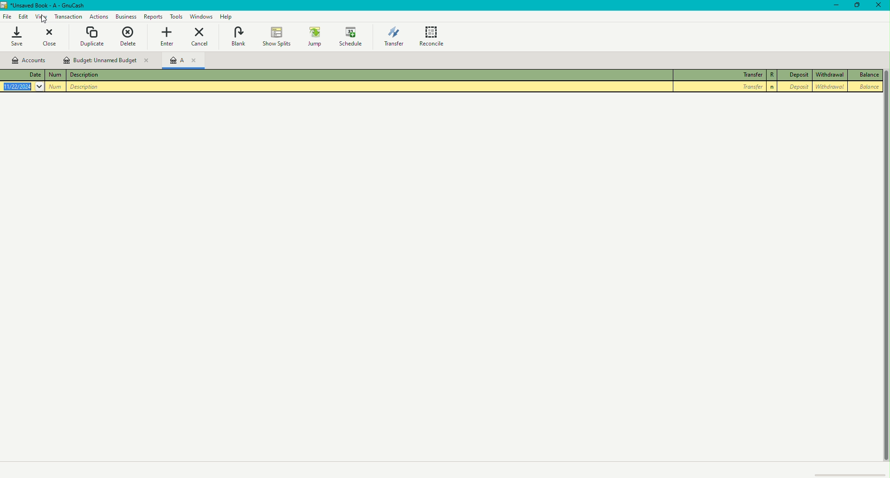  What do you see at coordinates (393, 35) in the screenshot?
I see `Transfer` at bounding box center [393, 35].